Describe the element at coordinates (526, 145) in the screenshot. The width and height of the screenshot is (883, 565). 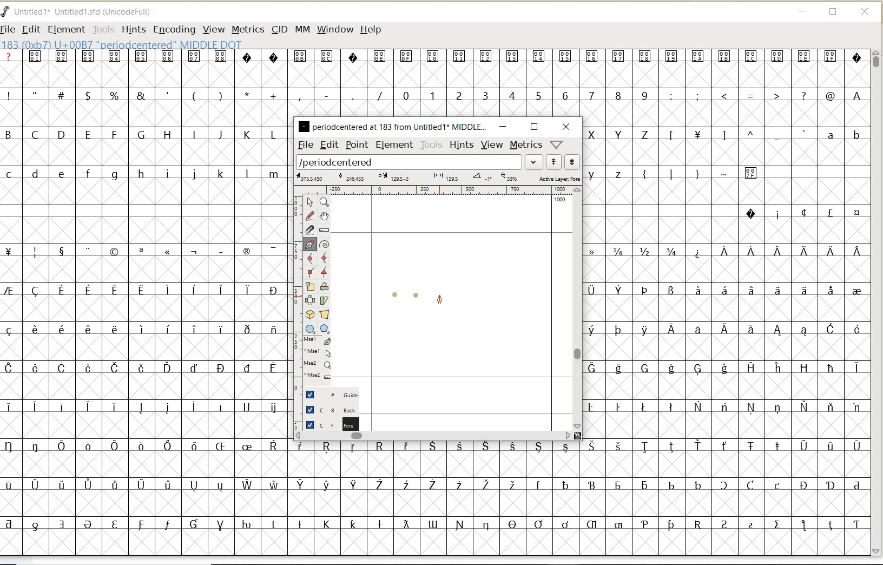
I see `metrics` at that location.